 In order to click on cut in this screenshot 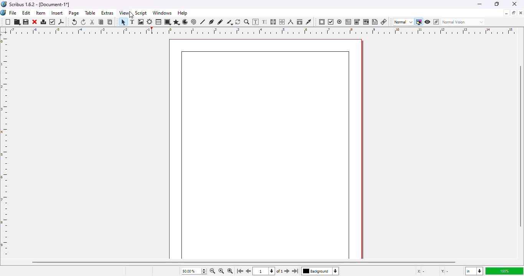, I will do `click(92, 22)`.